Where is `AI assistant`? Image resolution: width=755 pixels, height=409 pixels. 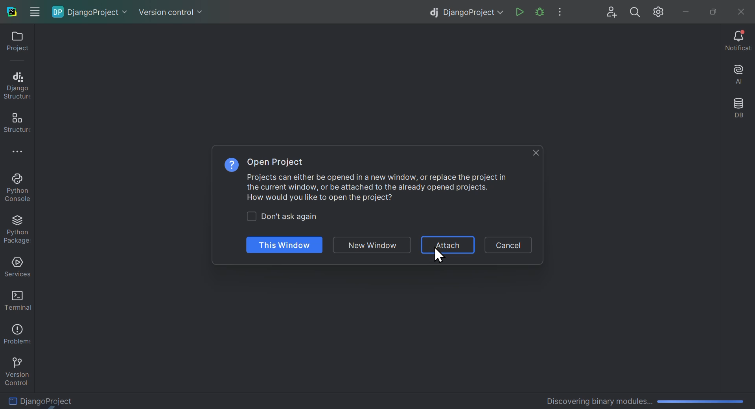 AI assistant is located at coordinates (736, 76).